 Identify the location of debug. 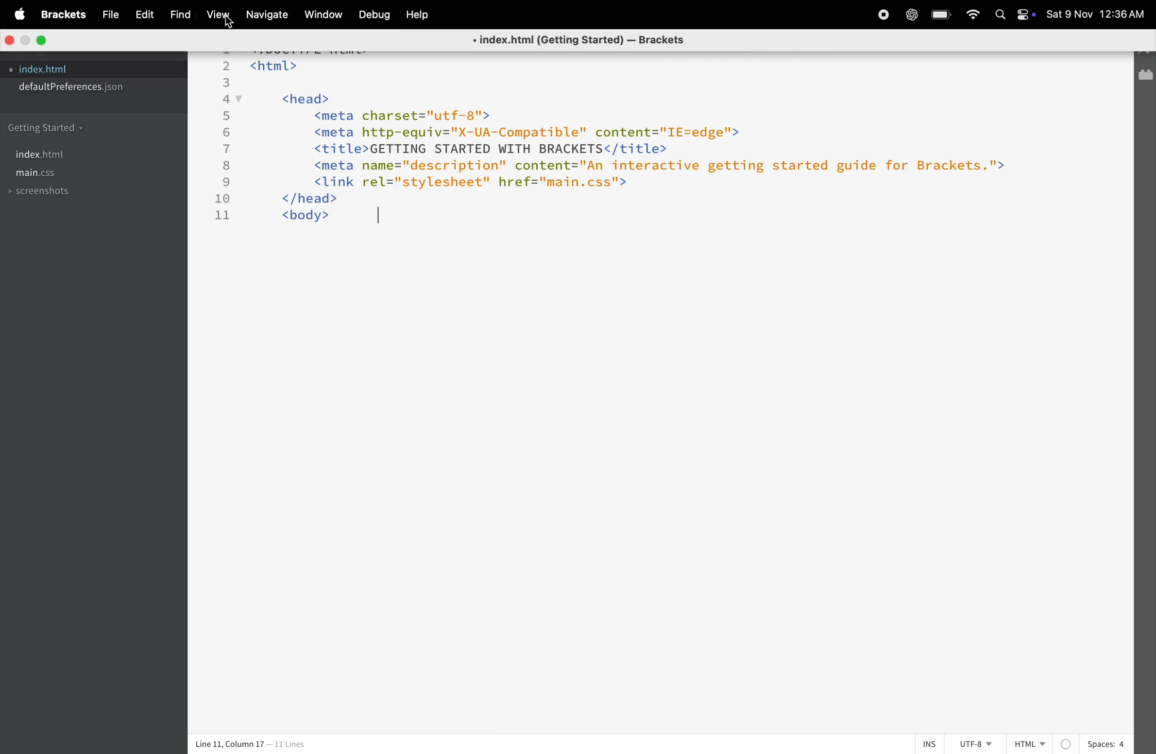
(372, 15).